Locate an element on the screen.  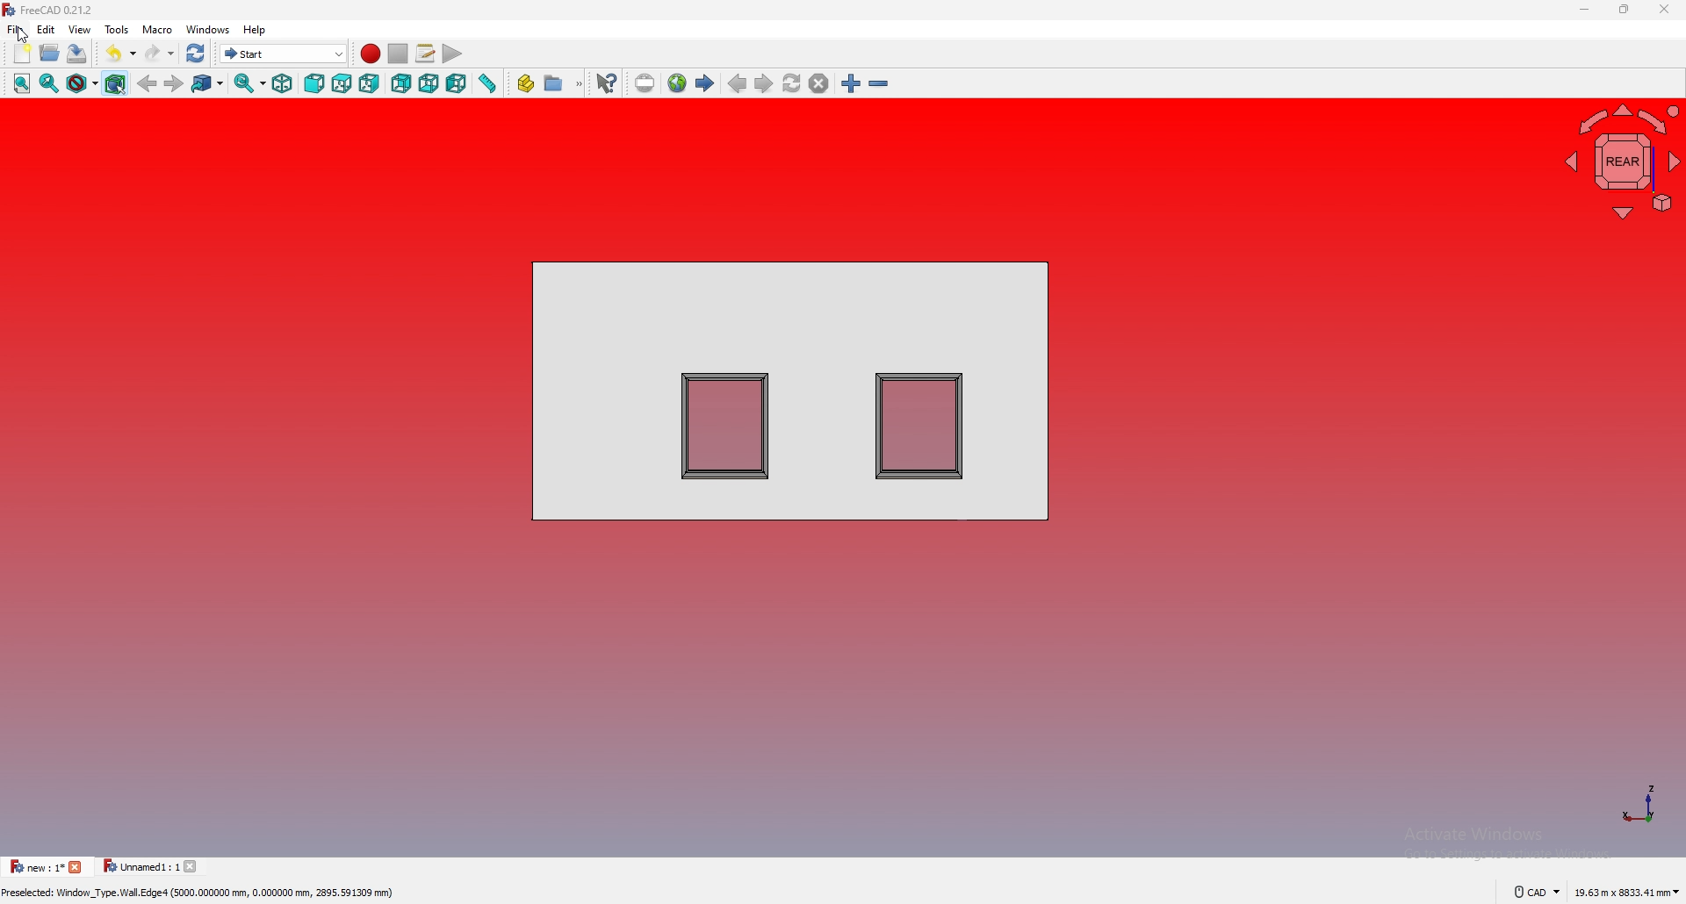
cursor is located at coordinates (23, 33).